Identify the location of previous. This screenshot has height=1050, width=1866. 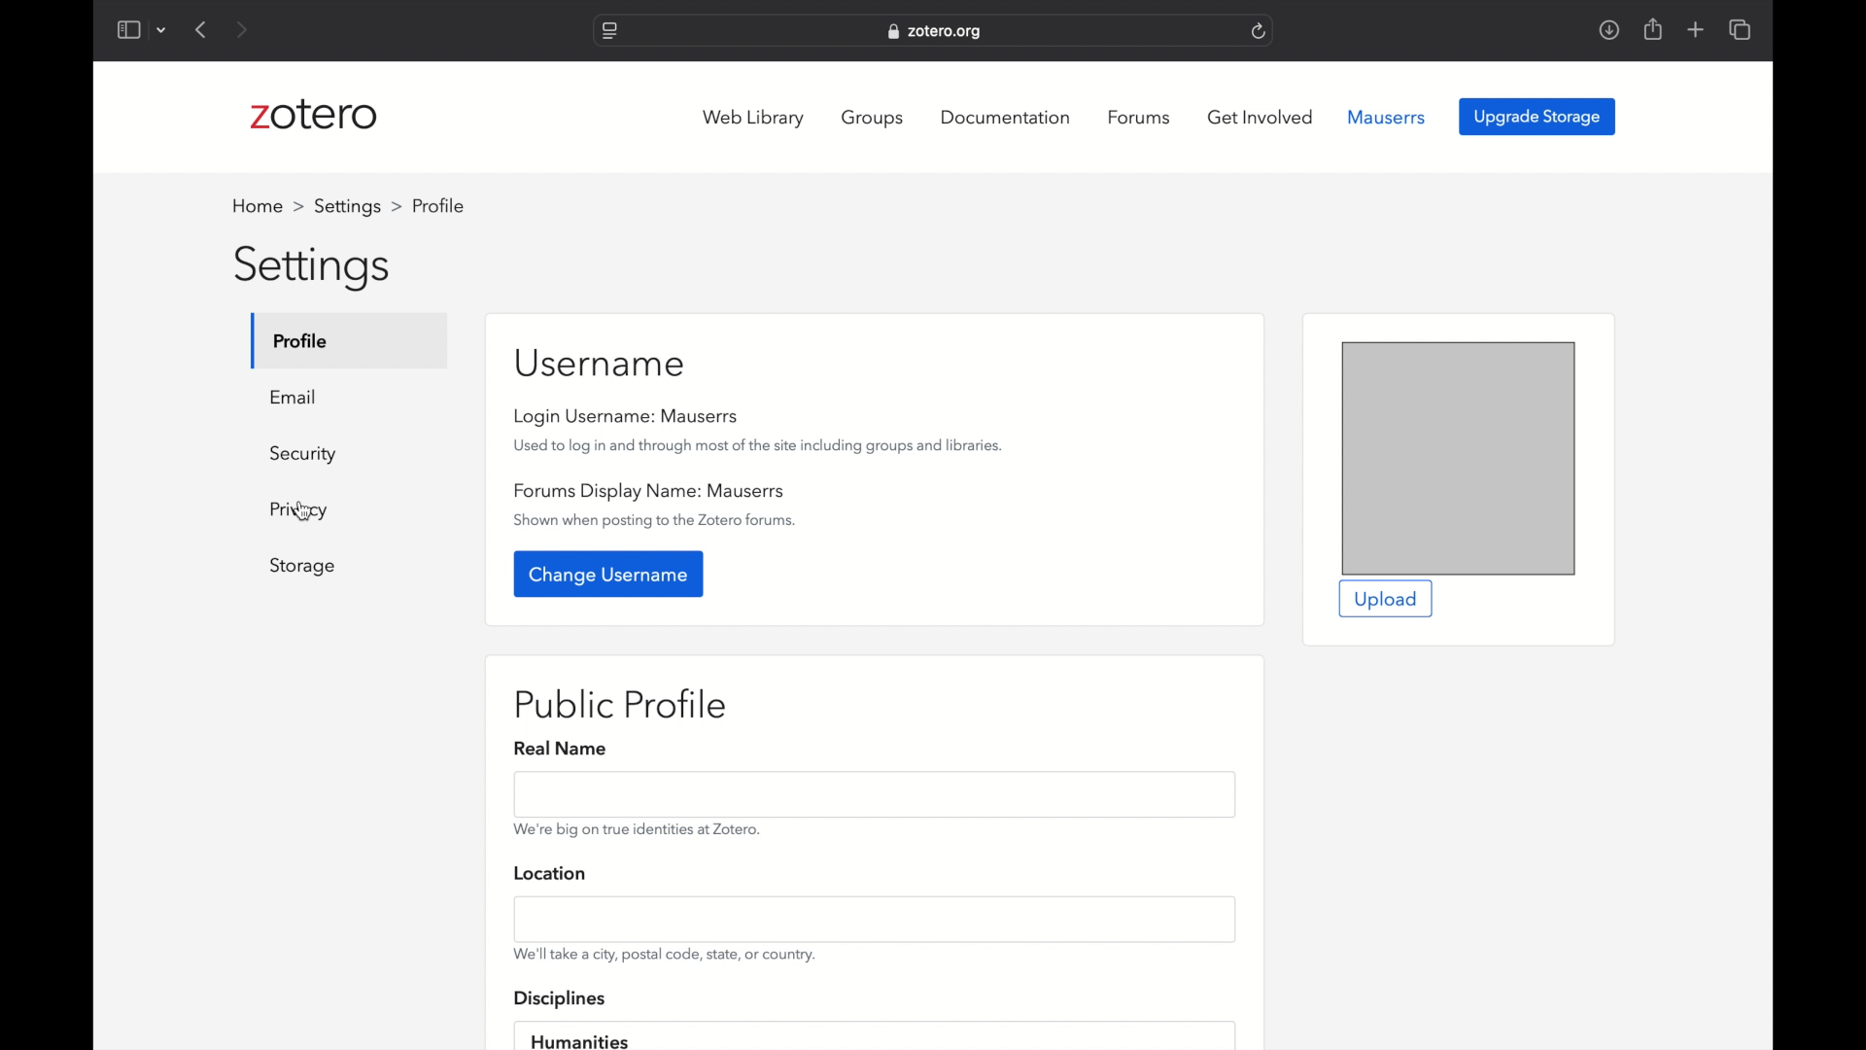
(202, 29).